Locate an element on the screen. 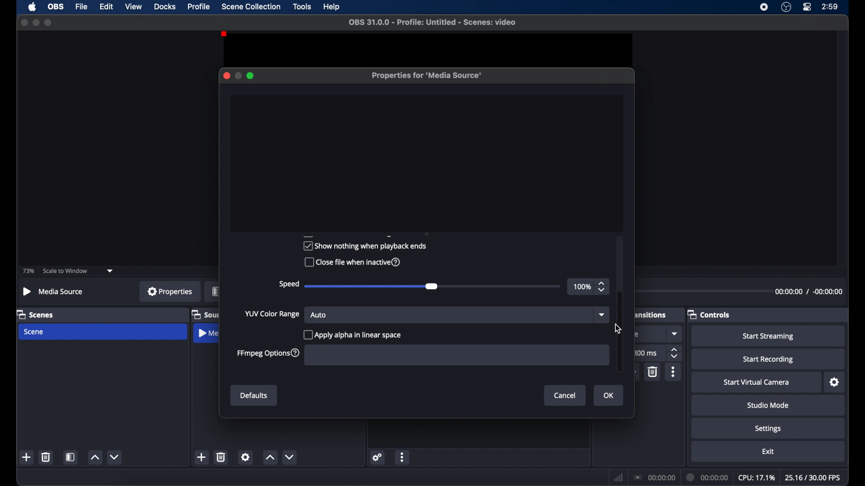  cpu is located at coordinates (757, 478).